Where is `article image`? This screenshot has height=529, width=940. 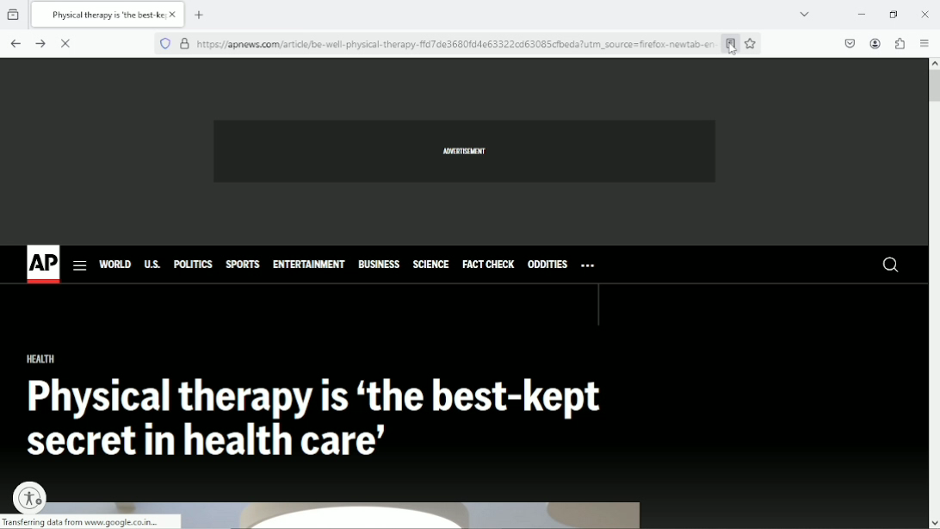 article image is located at coordinates (411, 515).